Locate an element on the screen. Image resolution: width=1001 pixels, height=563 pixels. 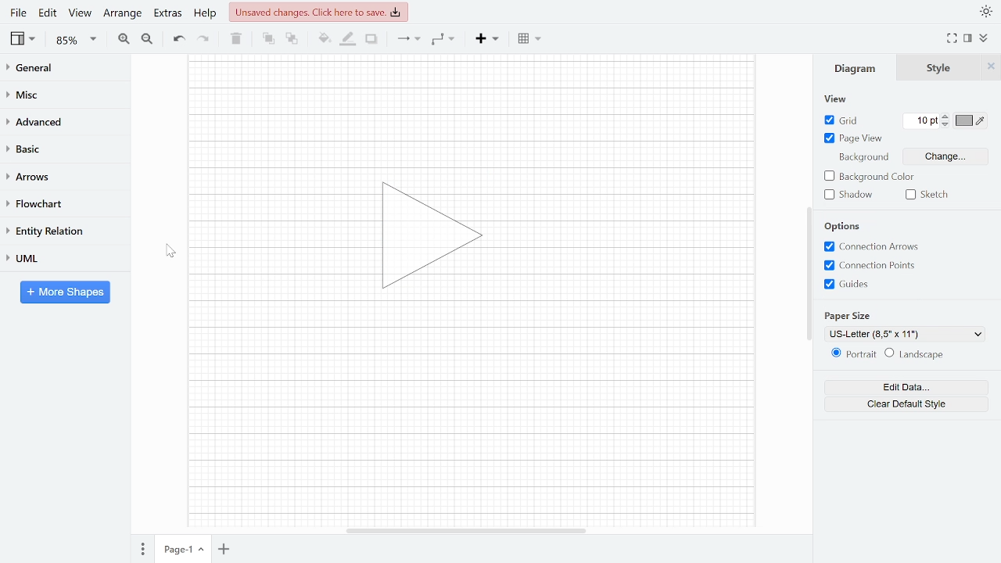
Collapse is located at coordinates (989, 40).